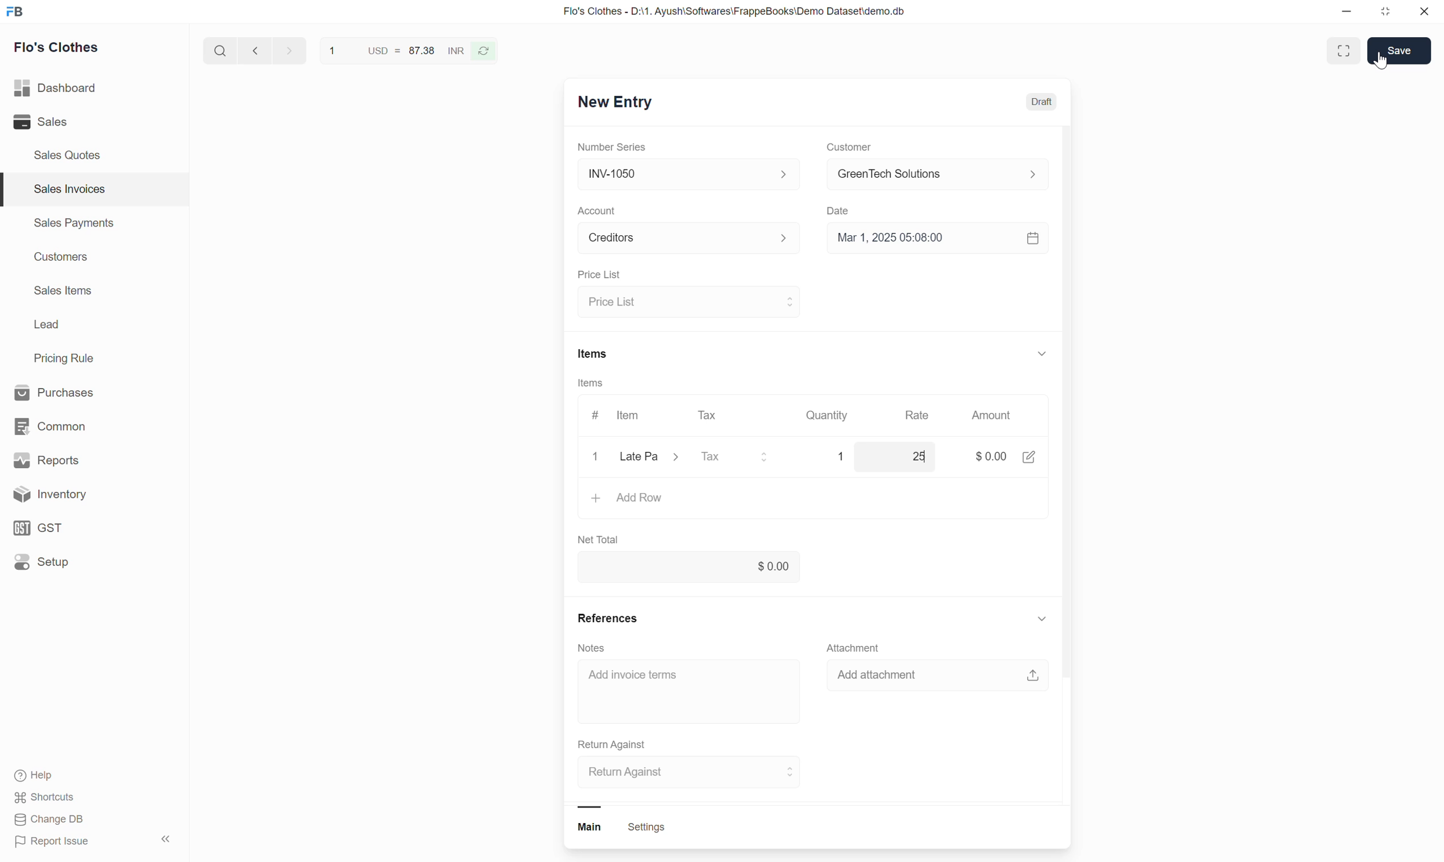 This screenshot has width=1444, height=862. Describe the element at coordinates (590, 459) in the screenshot. I see `close ` at that location.